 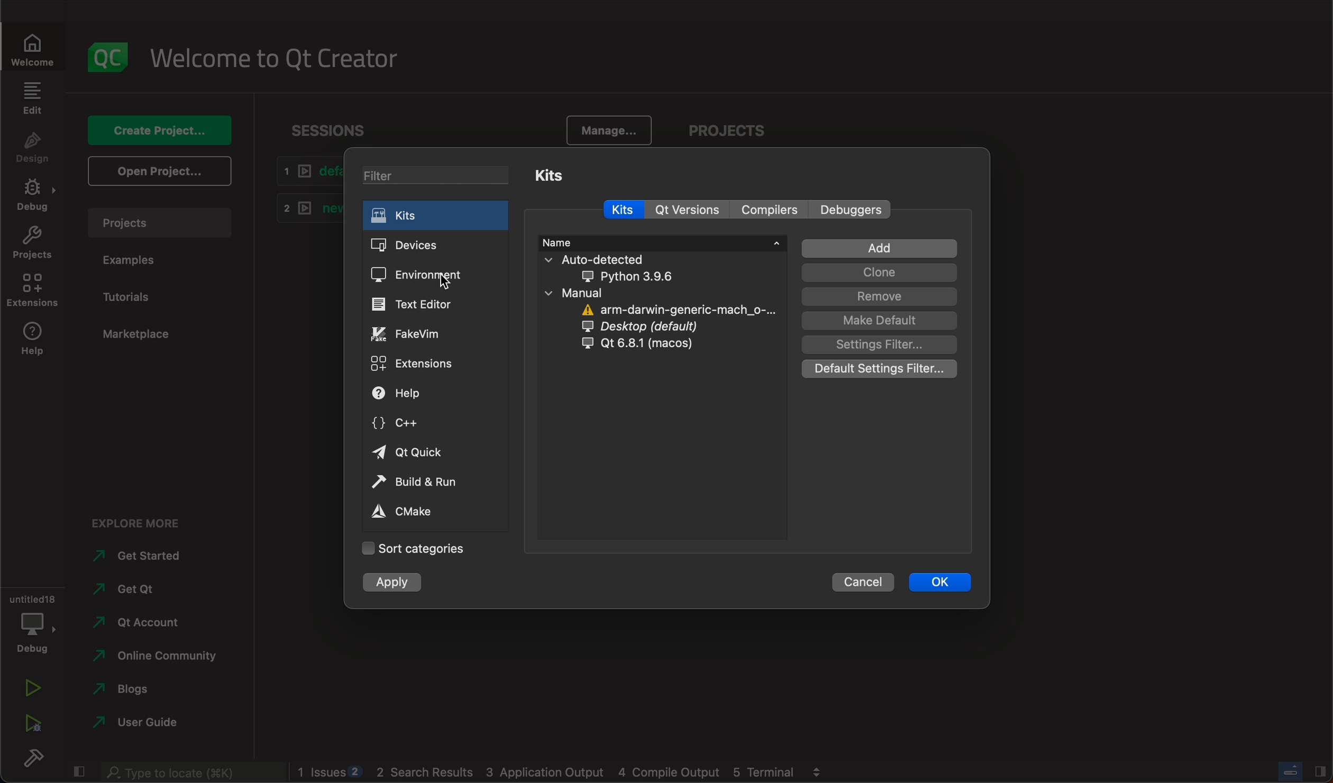 What do you see at coordinates (879, 346) in the screenshot?
I see `sttings` at bounding box center [879, 346].